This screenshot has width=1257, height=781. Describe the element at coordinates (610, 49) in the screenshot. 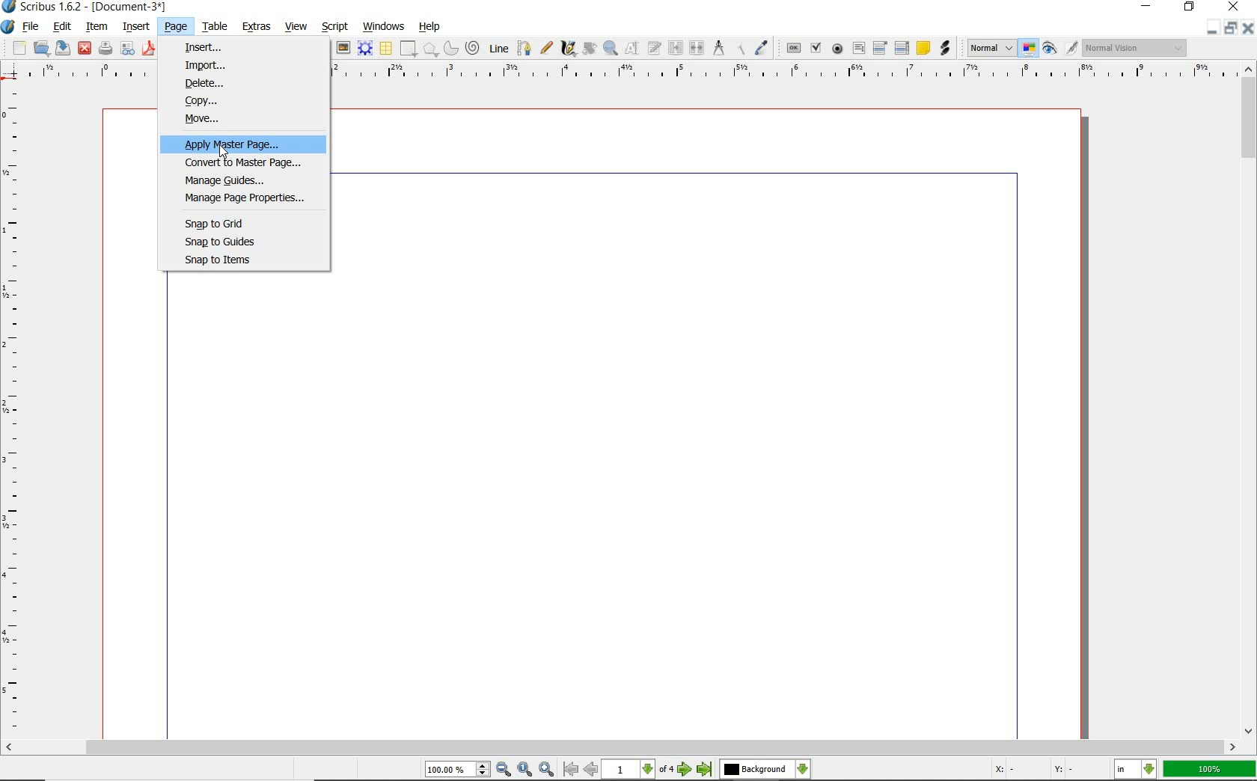

I see `zoom in or zoom out` at that location.